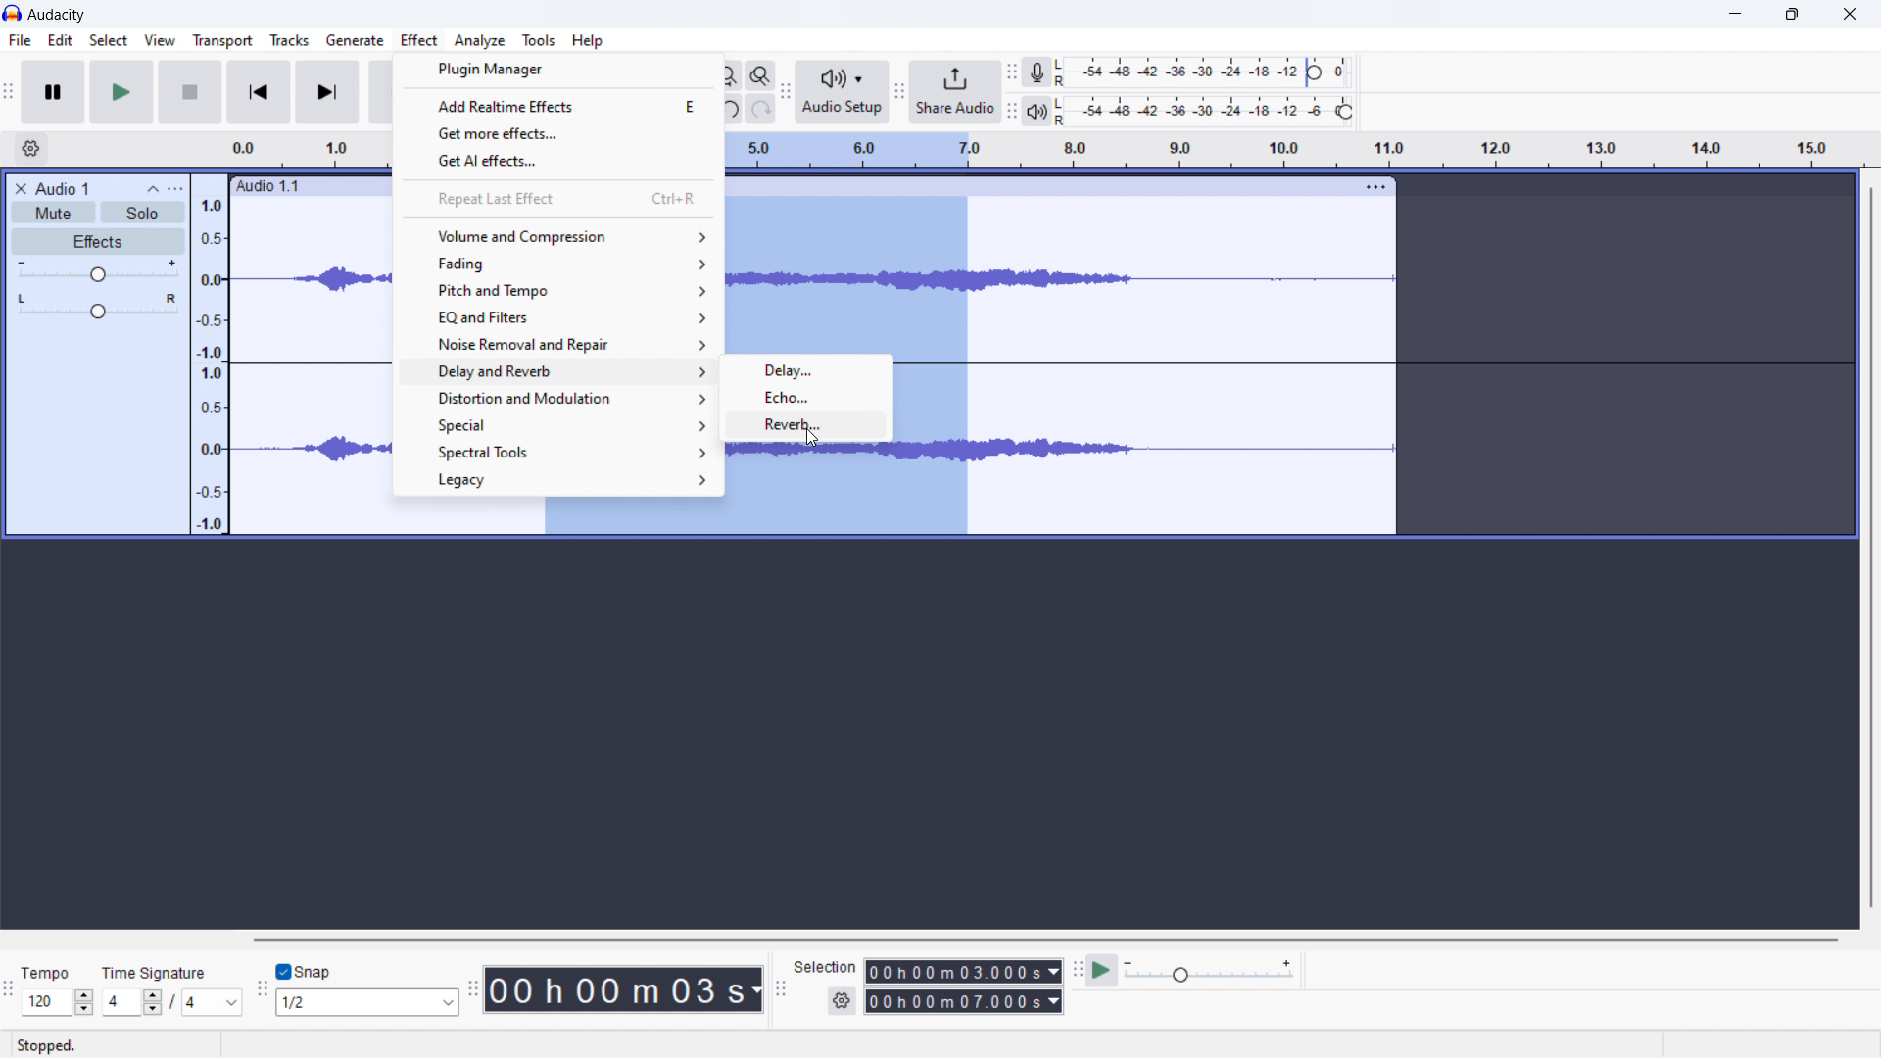 The width and height of the screenshot is (1881, 1058). I want to click on more options, so click(1377, 189).